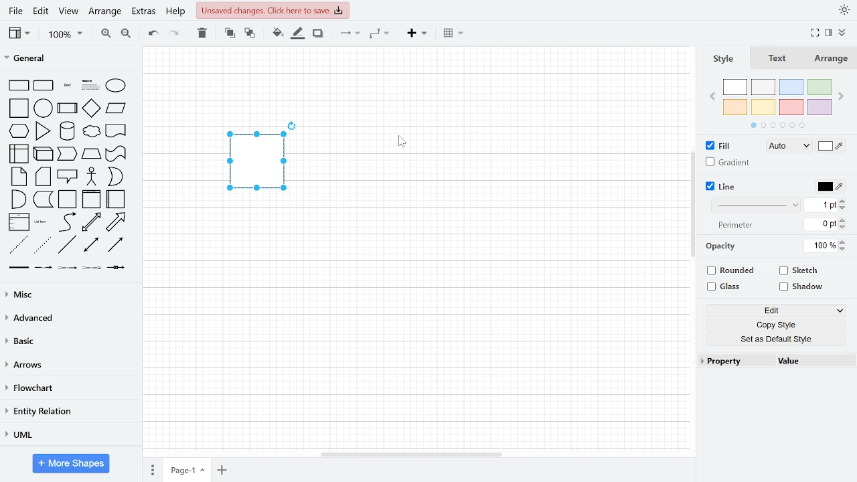 This screenshot has width=857, height=482. What do you see at coordinates (381, 34) in the screenshot?
I see `waypoints` at bounding box center [381, 34].